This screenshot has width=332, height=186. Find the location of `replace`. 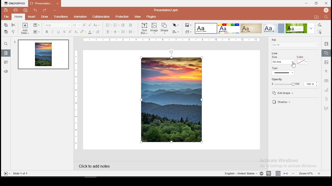

replace is located at coordinates (320, 25).